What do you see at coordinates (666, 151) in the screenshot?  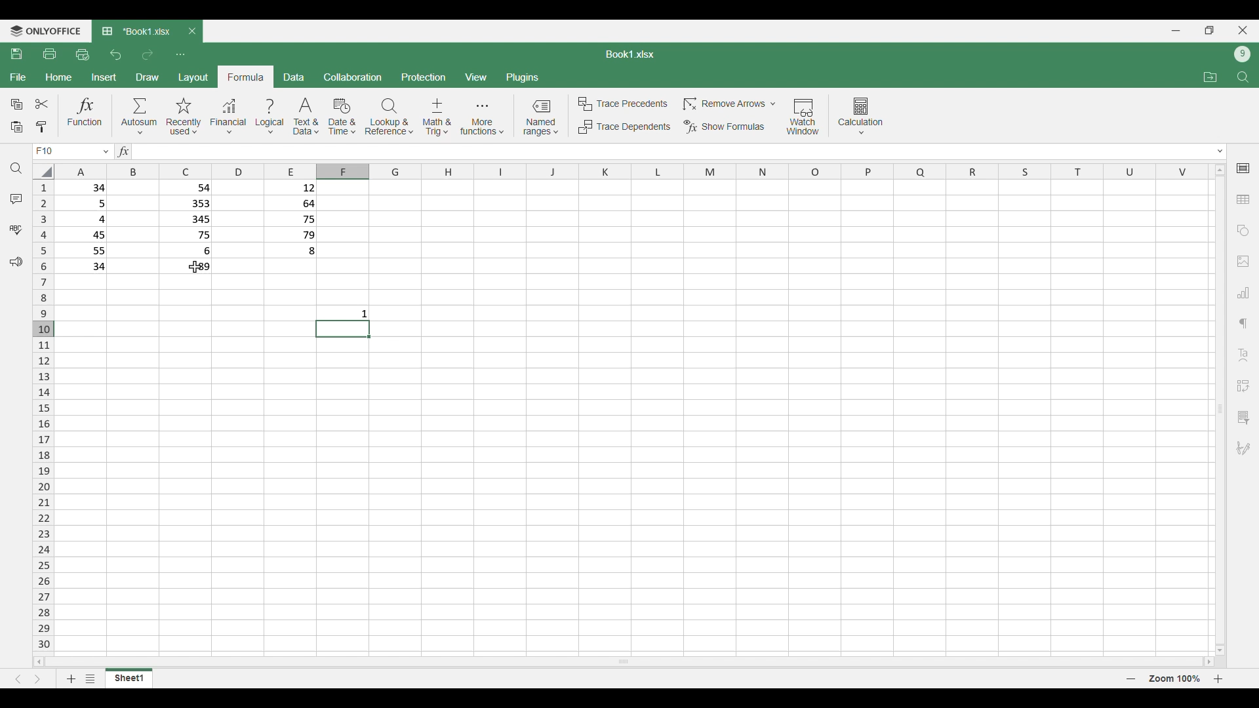 I see `Type in equation` at bounding box center [666, 151].